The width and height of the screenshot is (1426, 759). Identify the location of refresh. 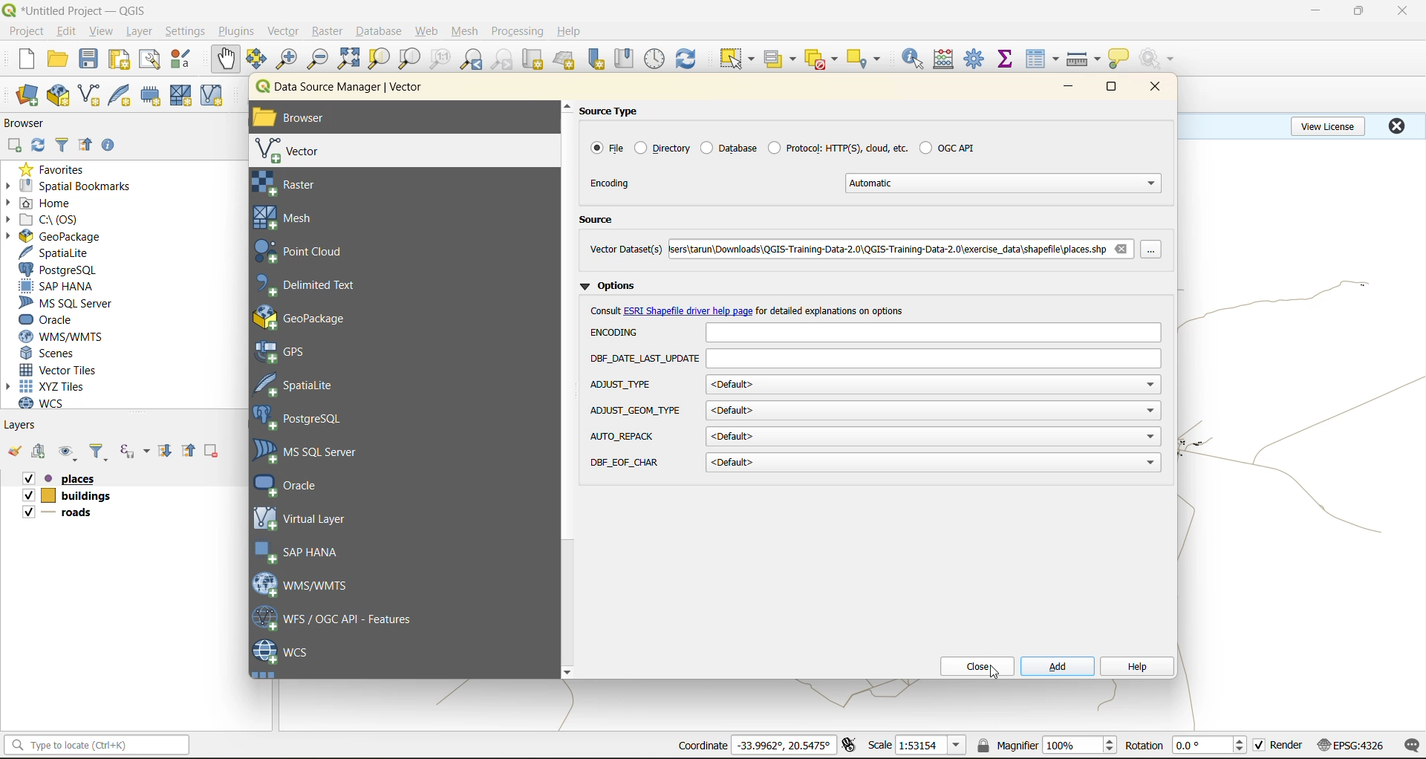
(35, 147).